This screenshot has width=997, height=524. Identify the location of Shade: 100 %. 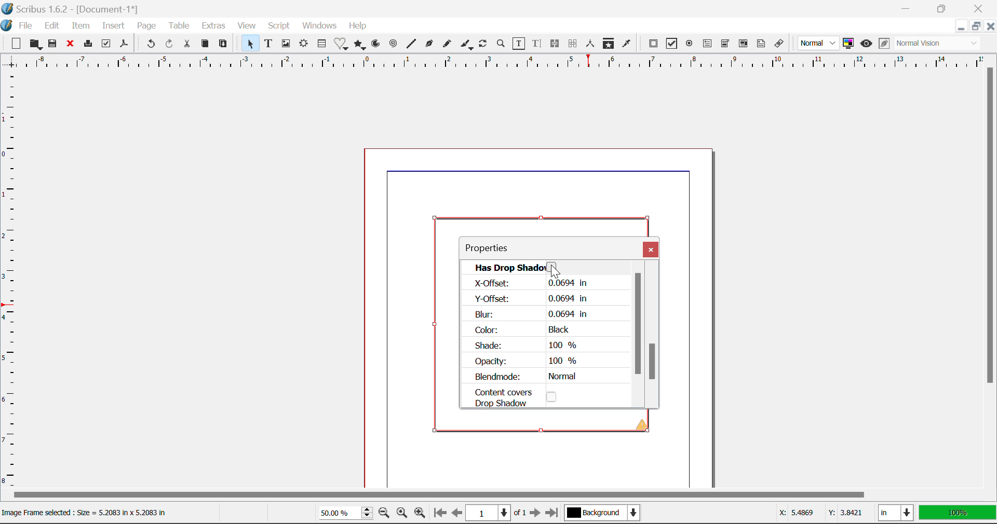
(527, 346).